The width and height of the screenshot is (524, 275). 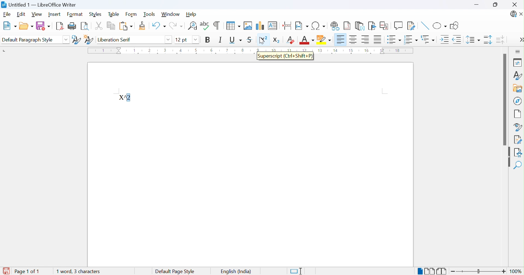 What do you see at coordinates (517, 127) in the screenshot?
I see `Style inspector` at bounding box center [517, 127].